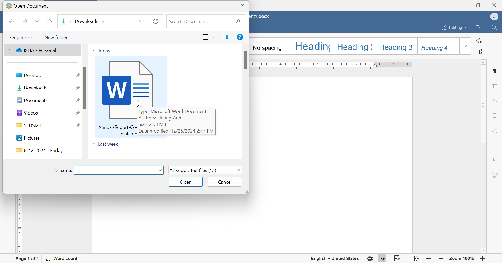 The width and height of the screenshot is (502, 263). Describe the element at coordinates (103, 21) in the screenshot. I see `downloads` at that location.